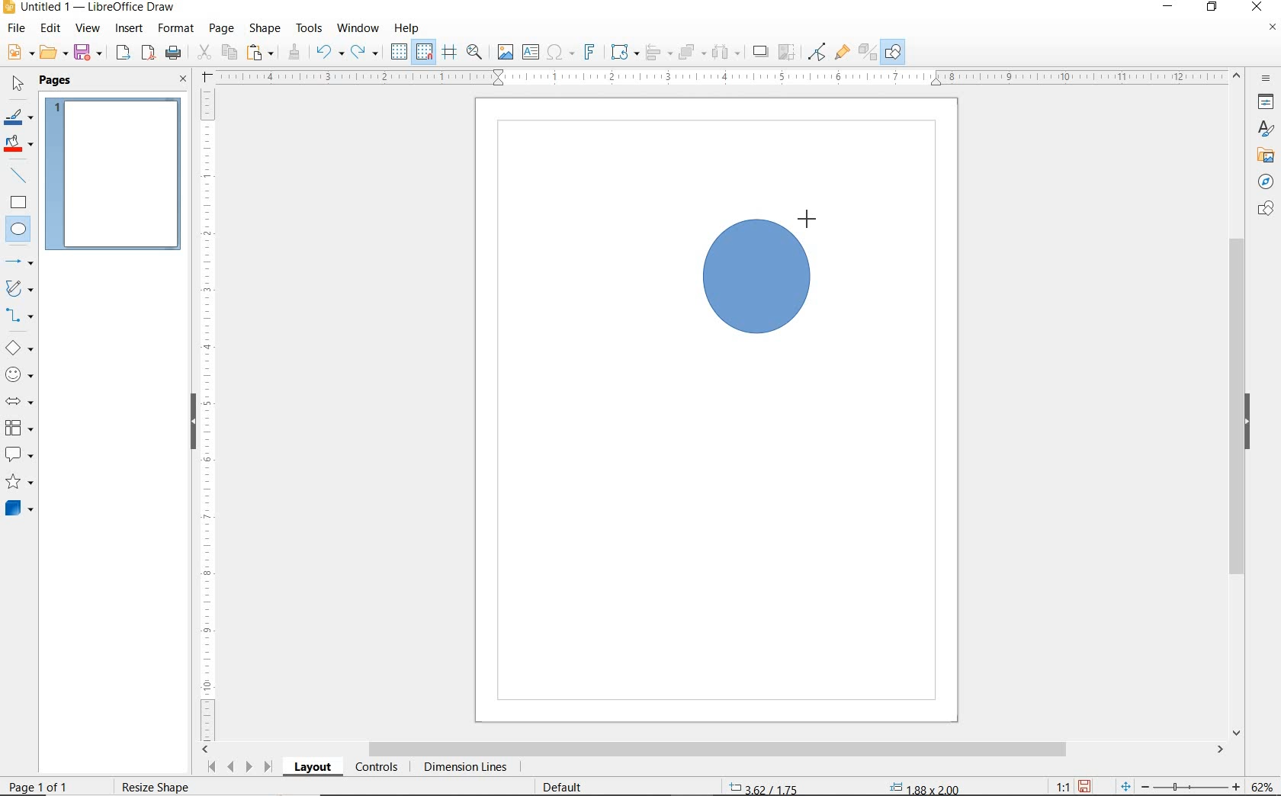 Image resolution: width=1281 pixels, height=796 pixels. Describe the element at coordinates (400, 52) in the screenshot. I see `DISPLAY GRID` at that location.